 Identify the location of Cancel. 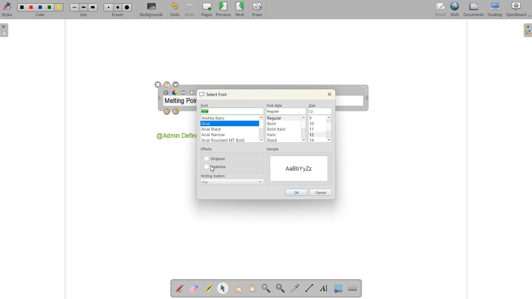
(321, 192).